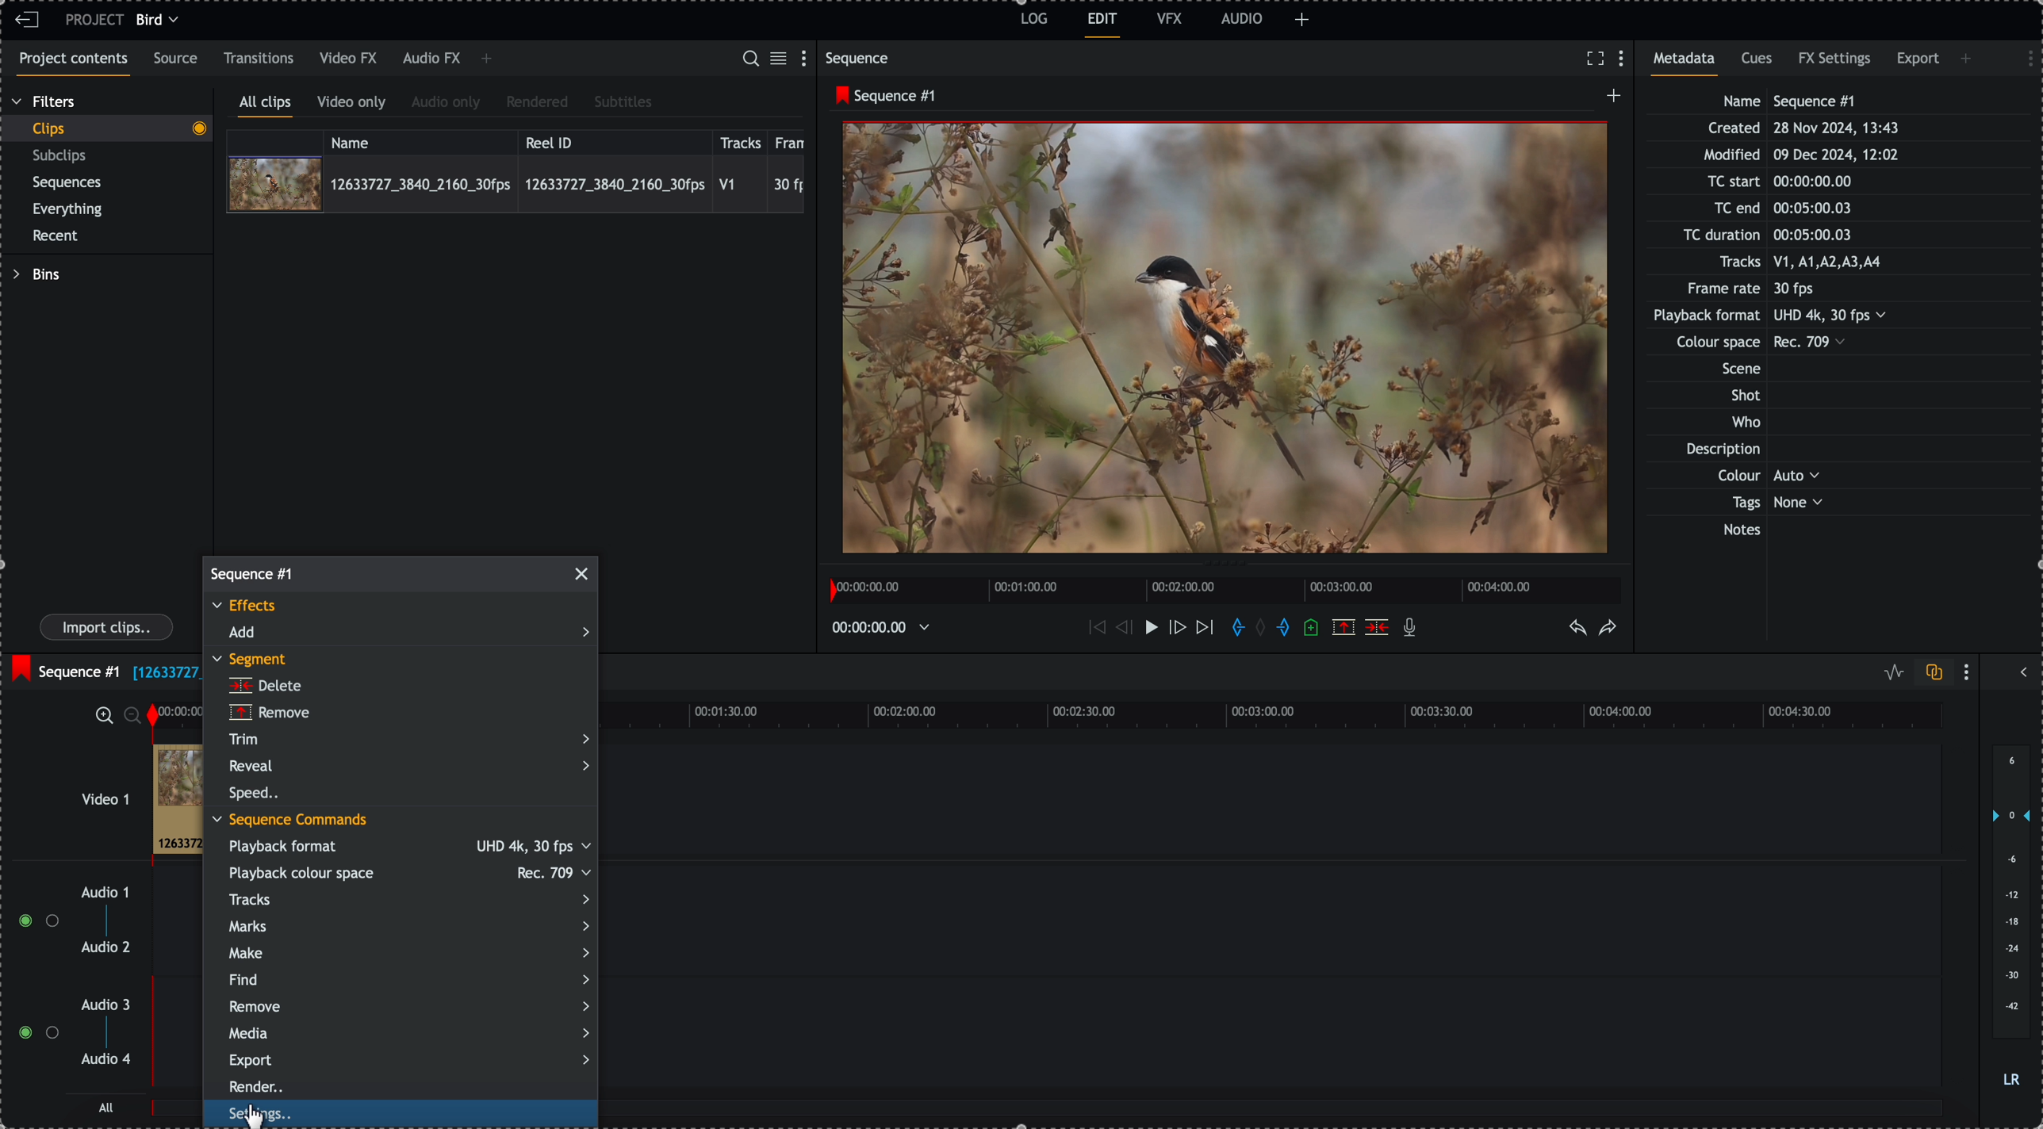  Describe the element at coordinates (263, 1086) in the screenshot. I see `render` at that location.